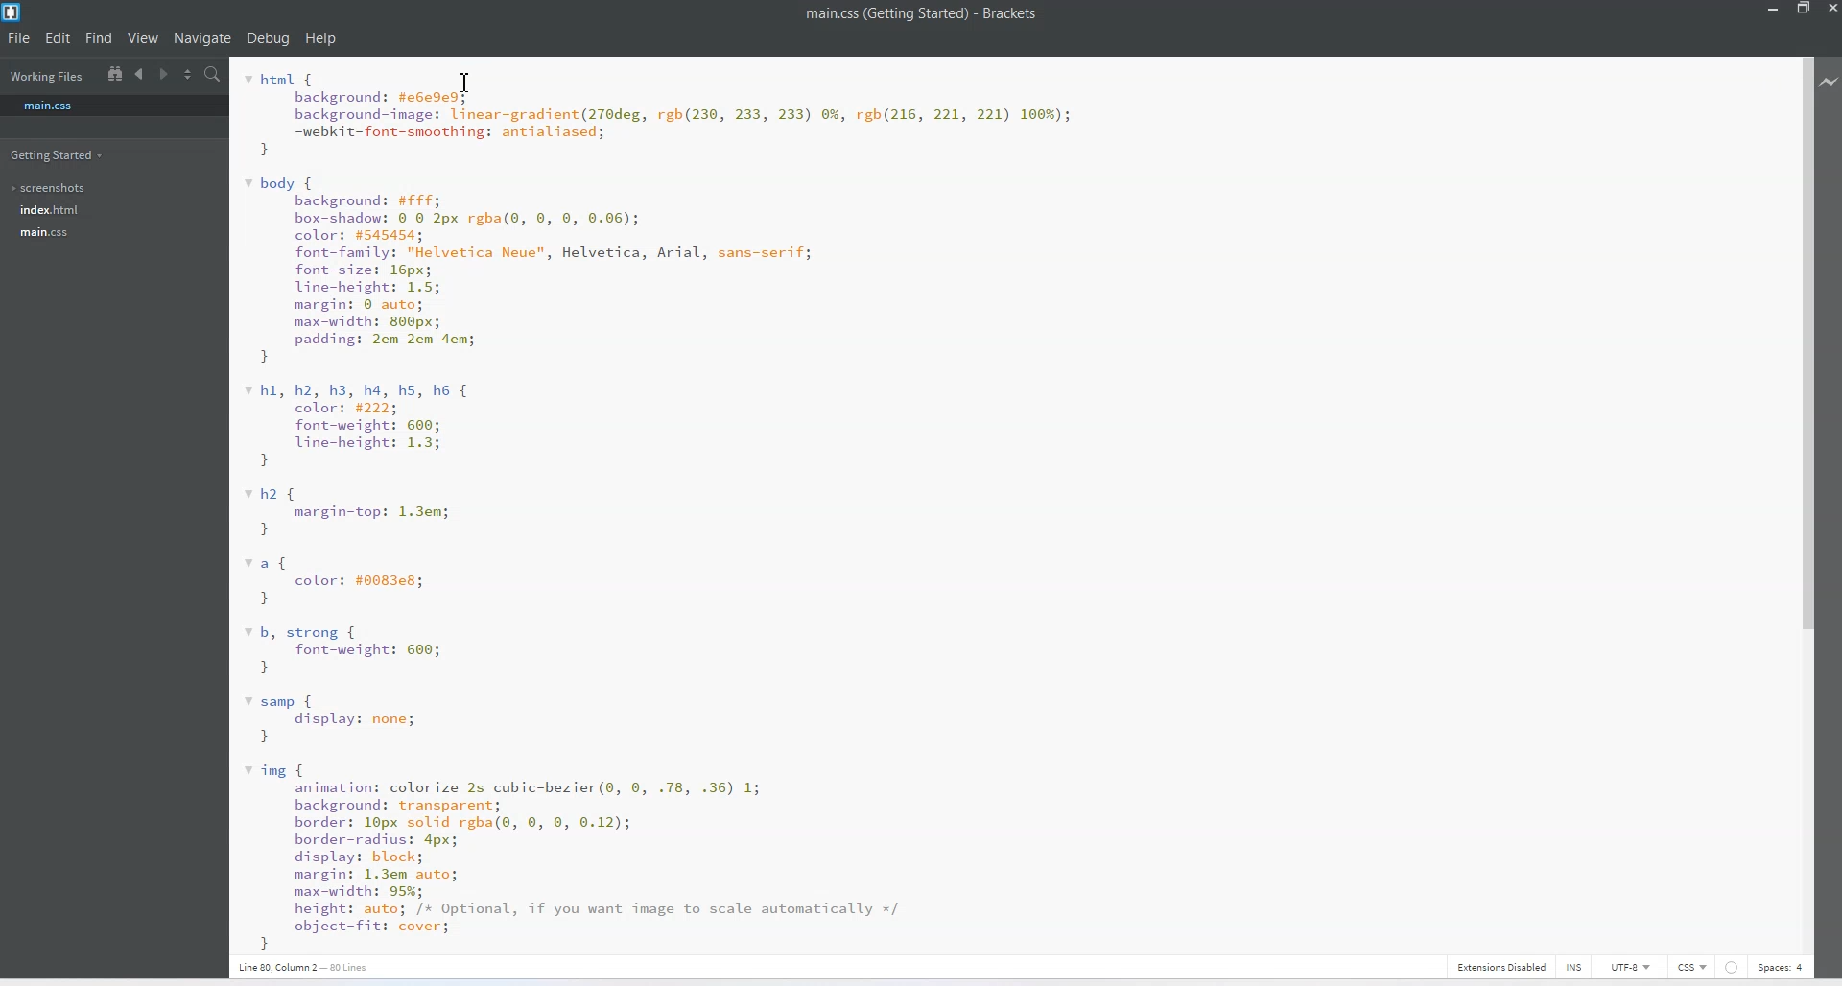  What do you see at coordinates (268, 39) in the screenshot?
I see `Debug` at bounding box center [268, 39].